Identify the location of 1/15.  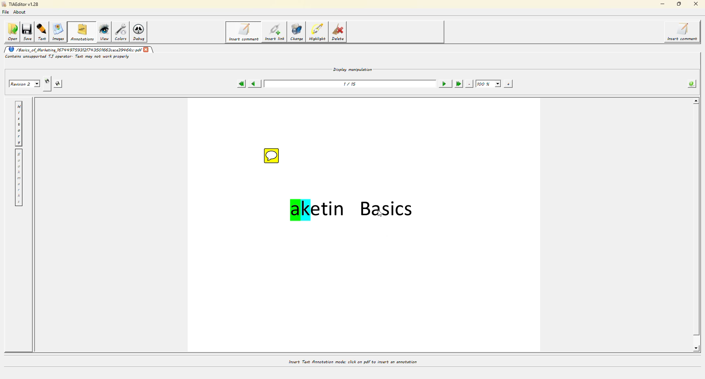
(351, 84).